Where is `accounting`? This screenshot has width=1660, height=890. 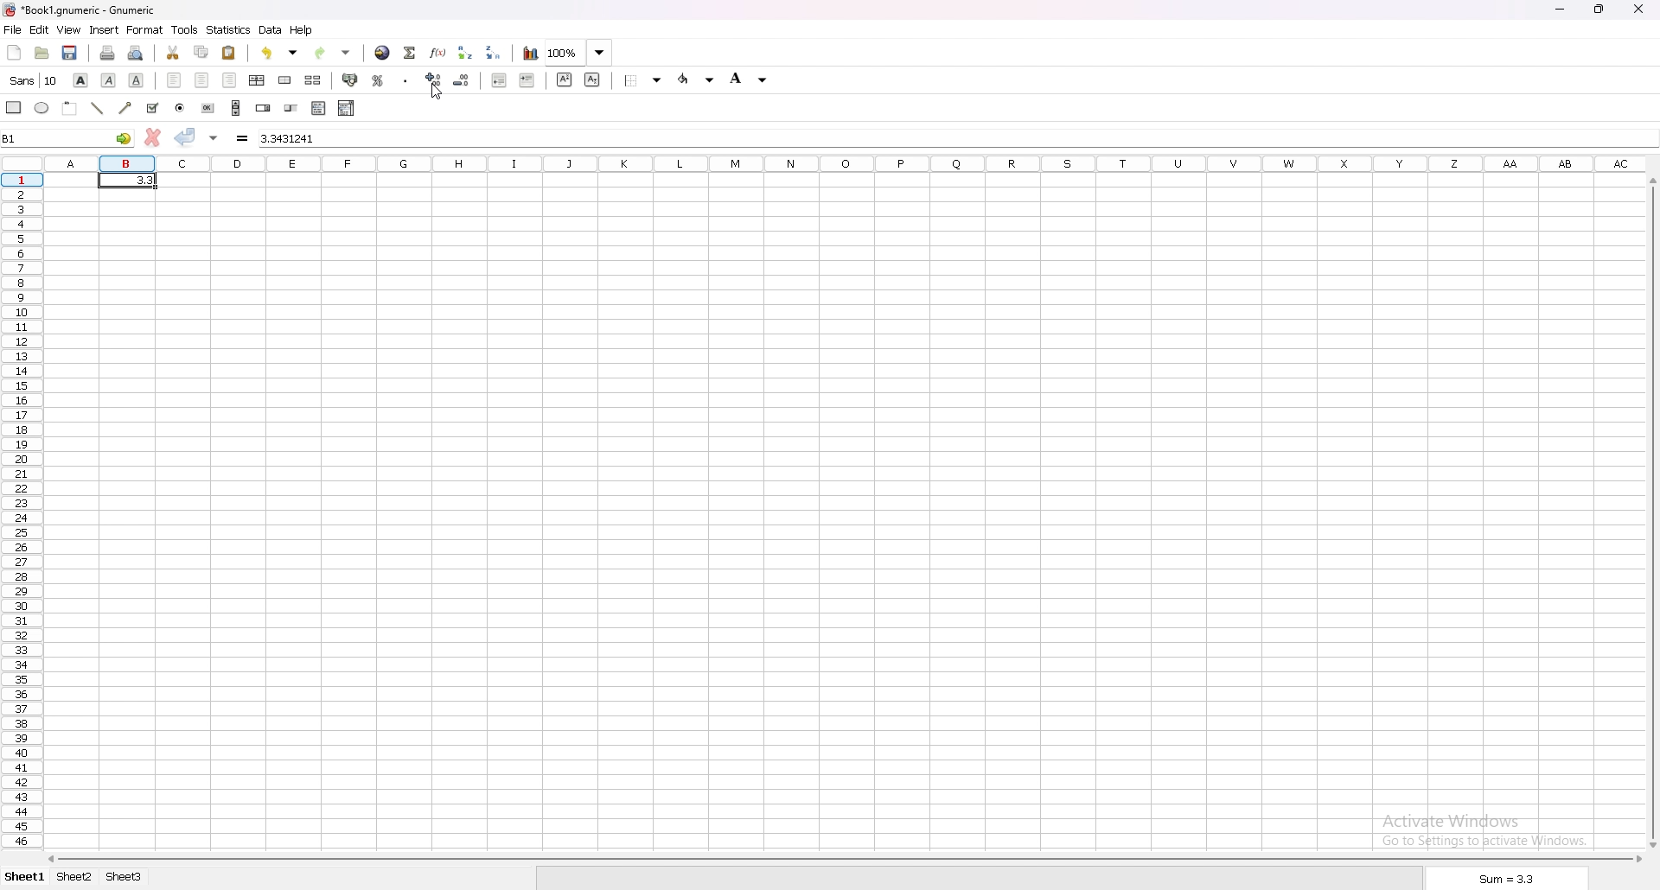
accounting is located at coordinates (352, 79).